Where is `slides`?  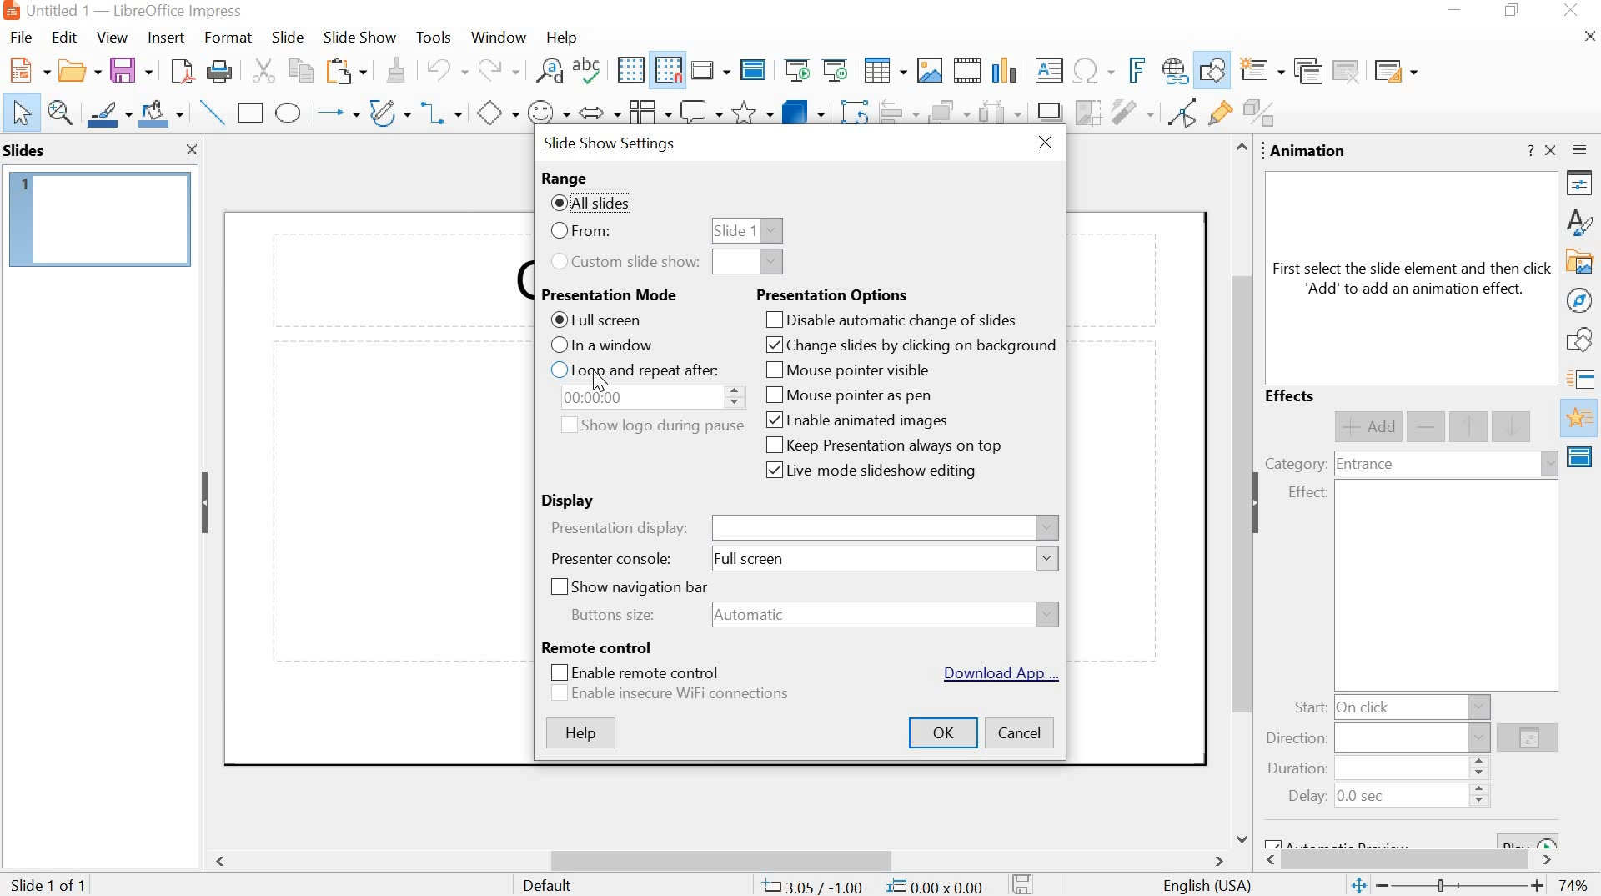 slides is located at coordinates (28, 150).